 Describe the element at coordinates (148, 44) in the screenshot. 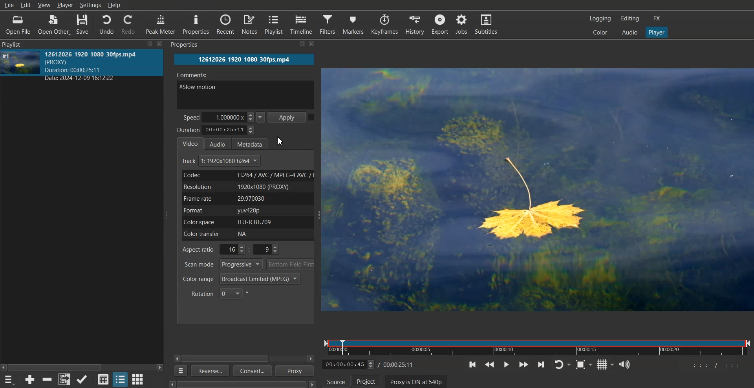

I see `resize` at that location.